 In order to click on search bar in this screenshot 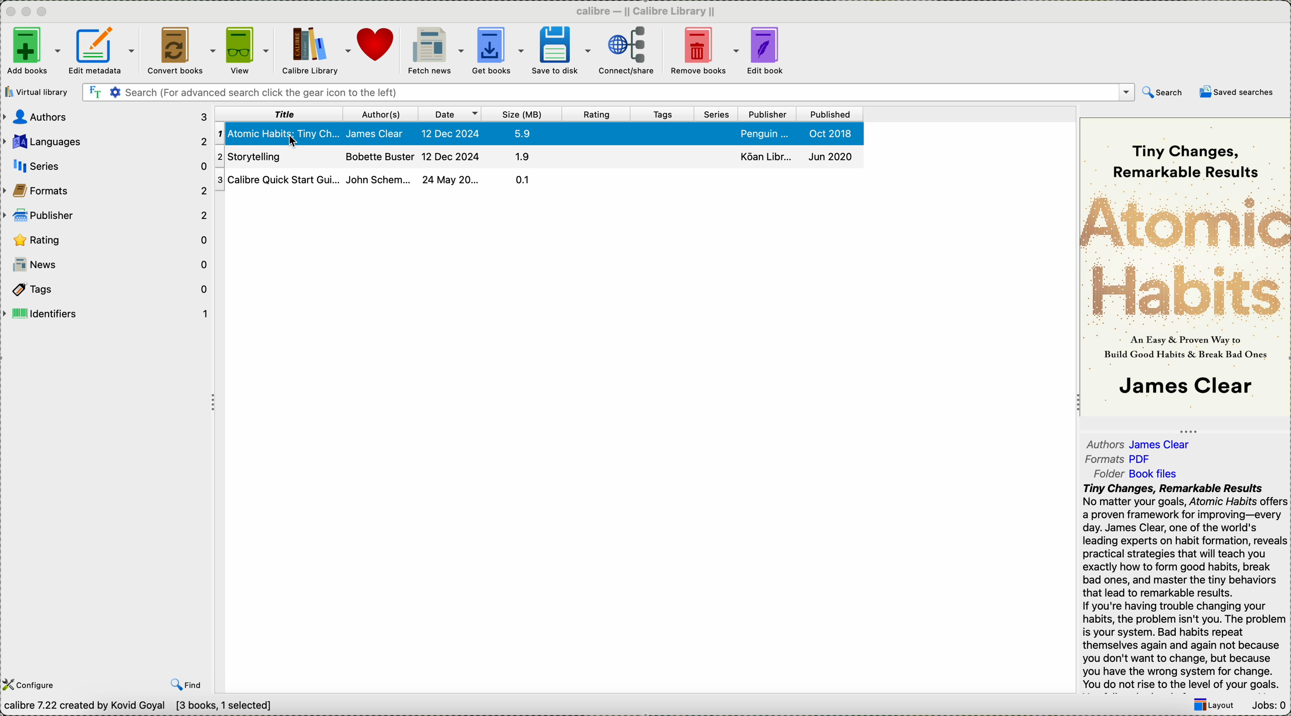, I will do `click(607, 93)`.